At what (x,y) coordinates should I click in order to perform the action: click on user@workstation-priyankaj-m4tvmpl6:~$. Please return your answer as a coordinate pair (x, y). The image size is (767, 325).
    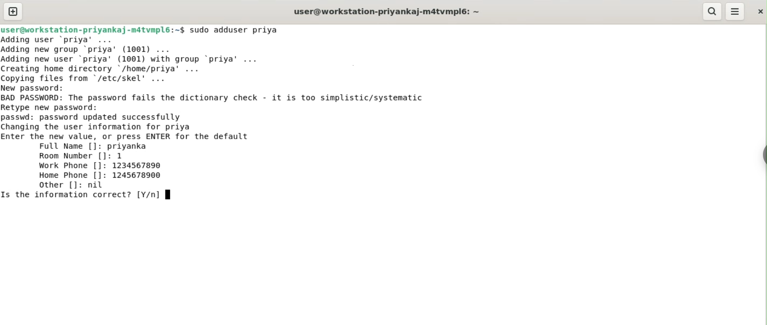
    Looking at the image, I should click on (93, 29).